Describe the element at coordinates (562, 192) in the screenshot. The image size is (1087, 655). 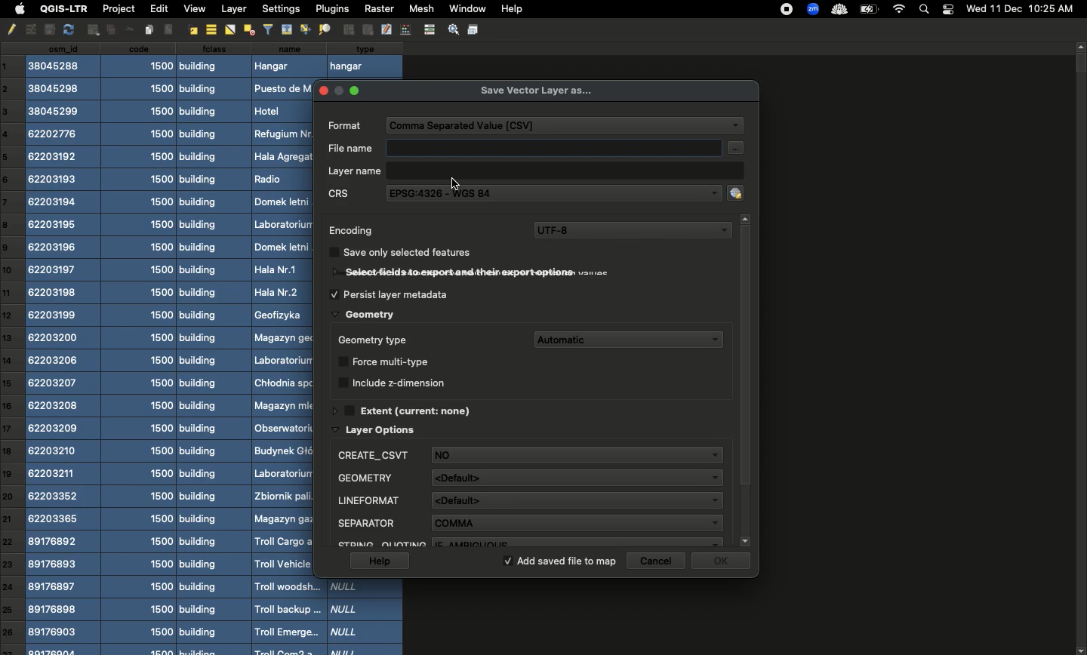
I see `EPSG` at that location.